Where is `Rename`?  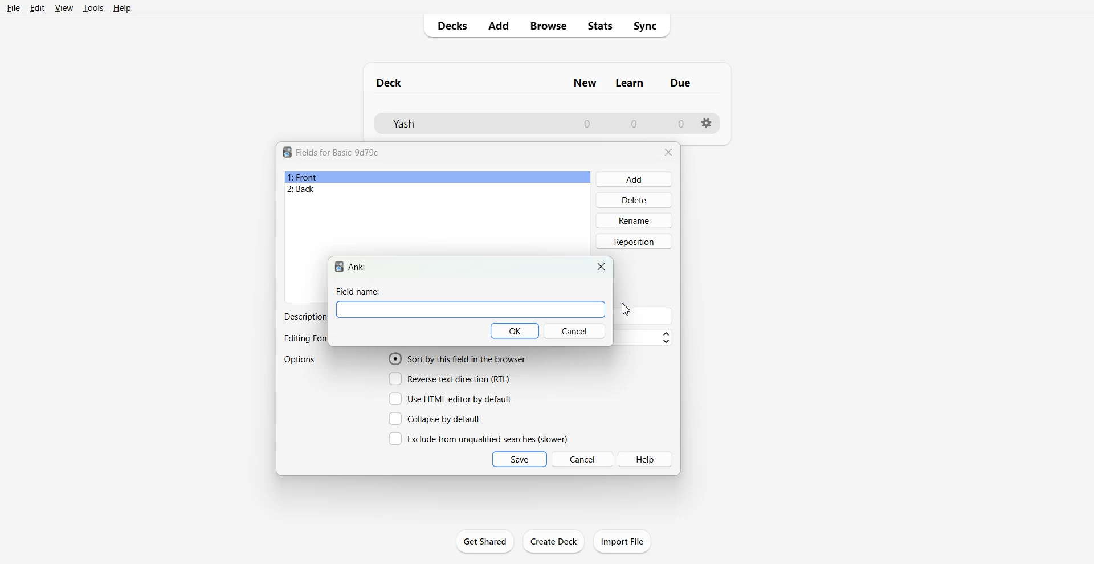 Rename is located at coordinates (635, 220).